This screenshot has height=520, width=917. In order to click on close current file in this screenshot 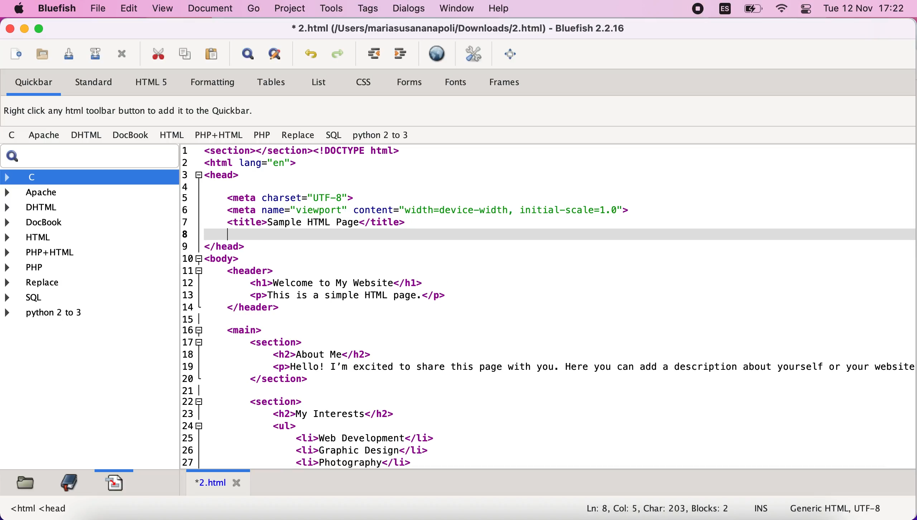, I will do `click(125, 54)`.